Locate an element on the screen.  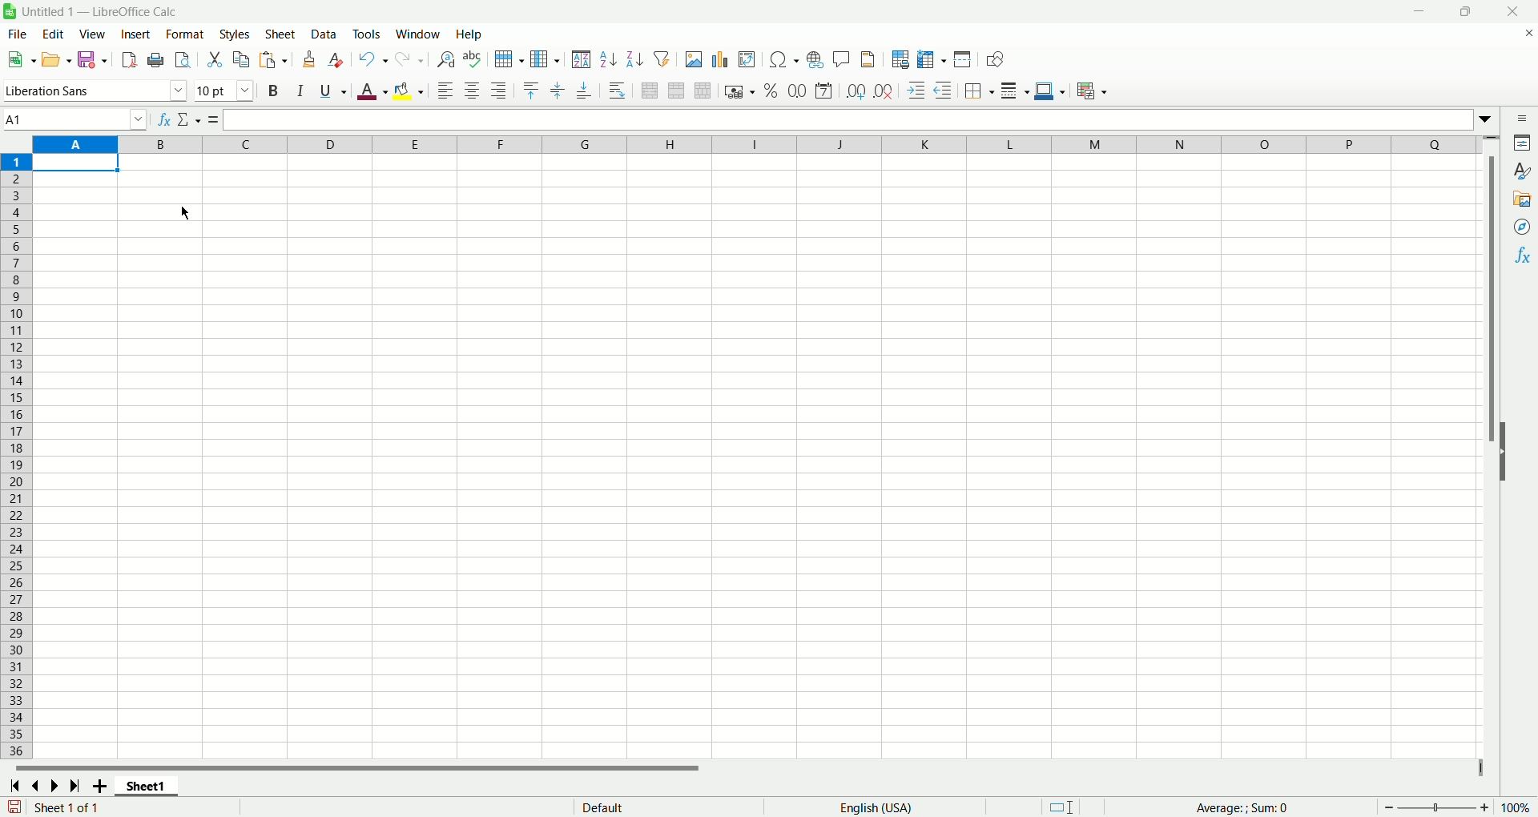
Selection mode is located at coordinates (1075, 805).